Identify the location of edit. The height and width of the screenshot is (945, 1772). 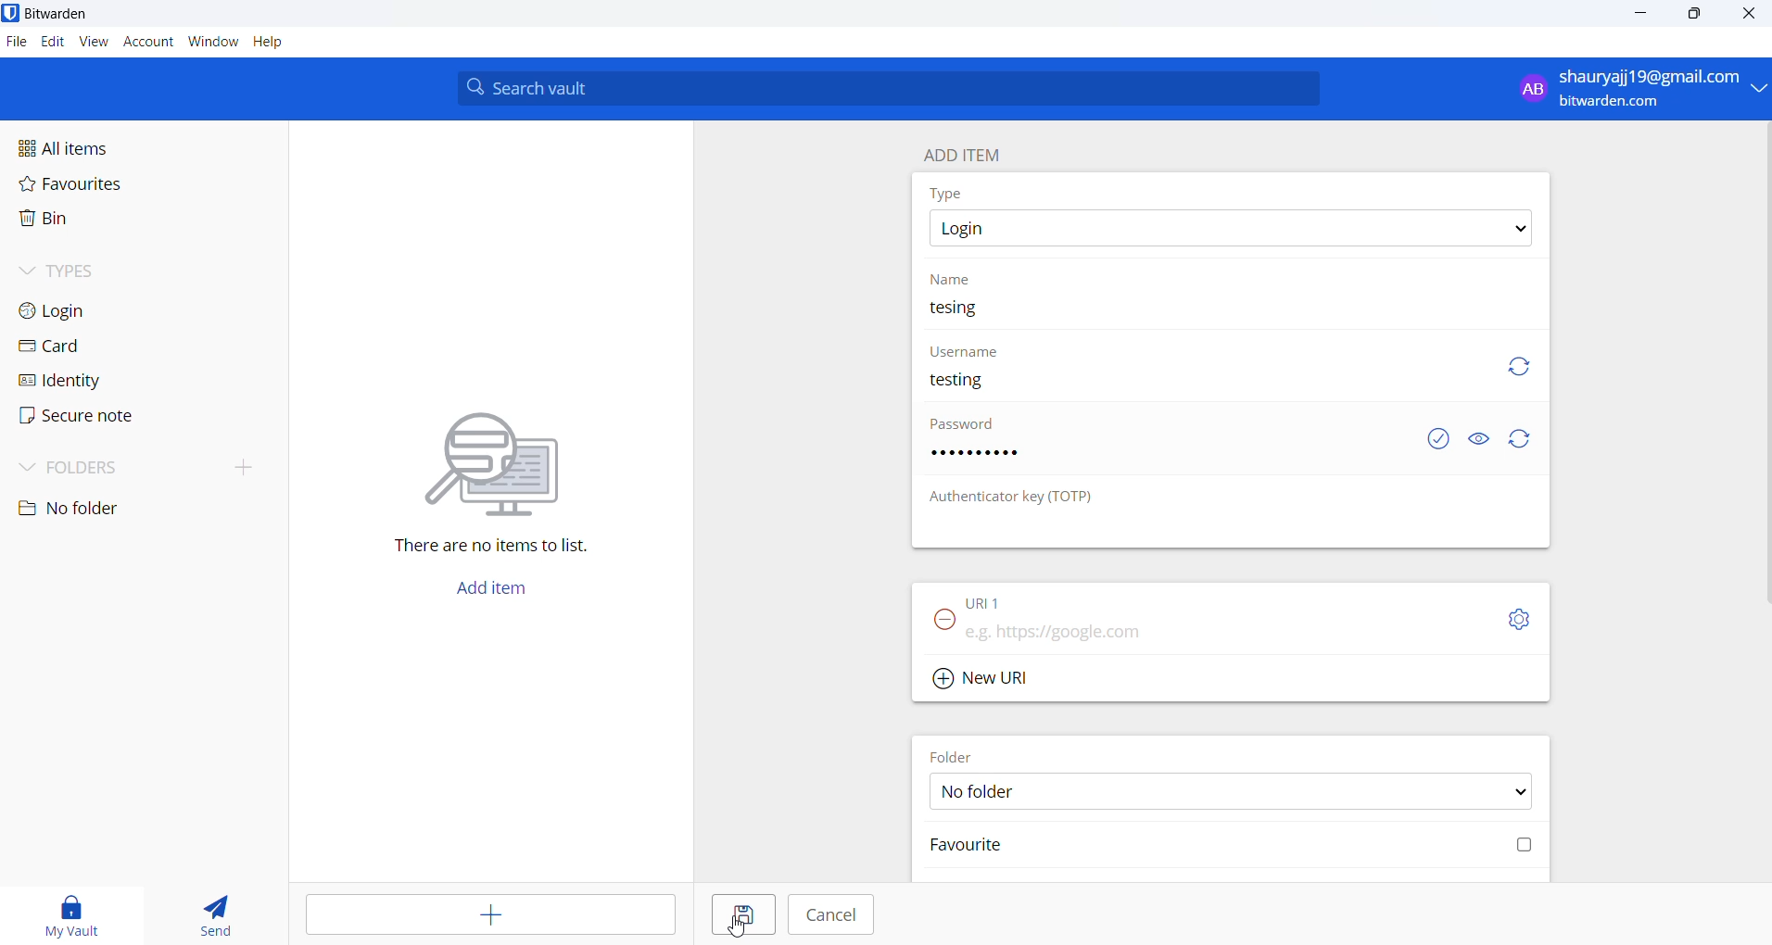
(52, 44).